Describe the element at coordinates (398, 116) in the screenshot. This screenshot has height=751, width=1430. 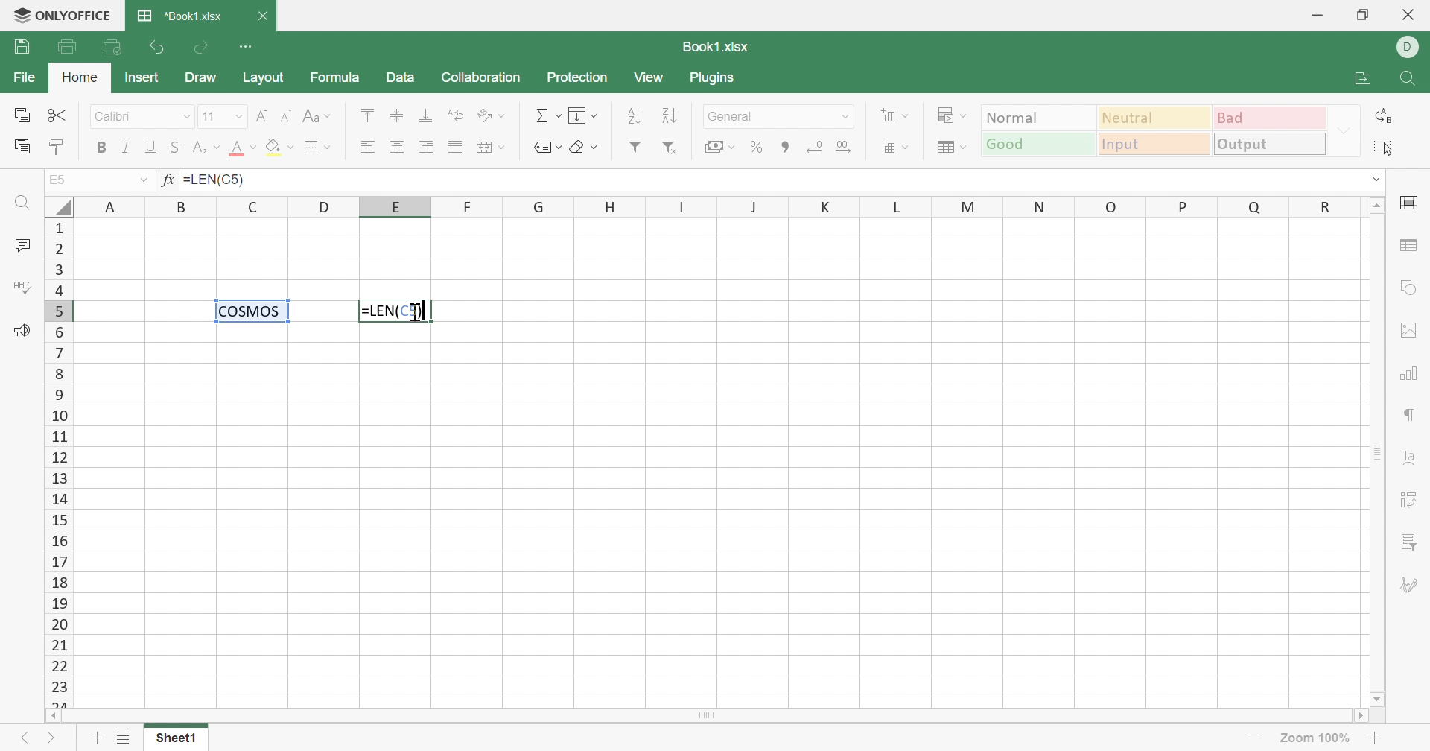
I see `Align middle` at that location.